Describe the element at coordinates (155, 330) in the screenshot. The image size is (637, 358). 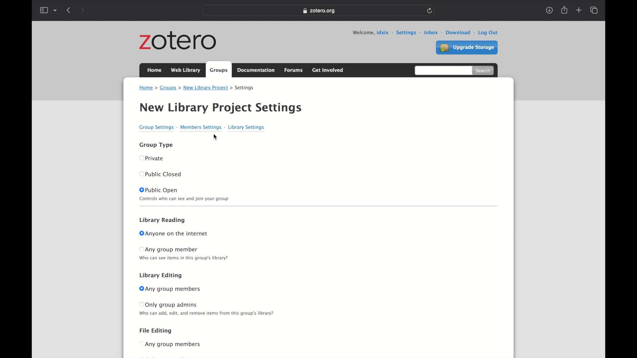
I see `file editing` at that location.